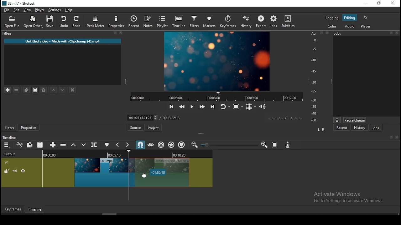 Image resolution: width=401 pixels, height=225 pixels. Describe the element at coordinates (44, 90) in the screenshot. I see `save filter sets` at that location.